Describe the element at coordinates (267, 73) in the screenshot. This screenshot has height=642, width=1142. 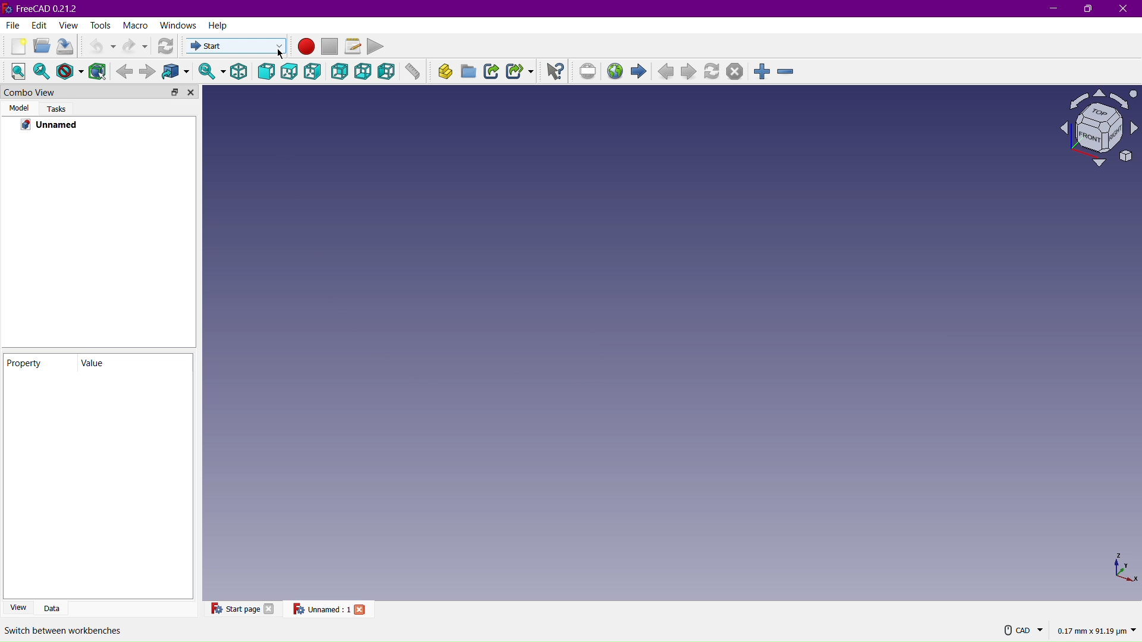
I see `Front` at that location.